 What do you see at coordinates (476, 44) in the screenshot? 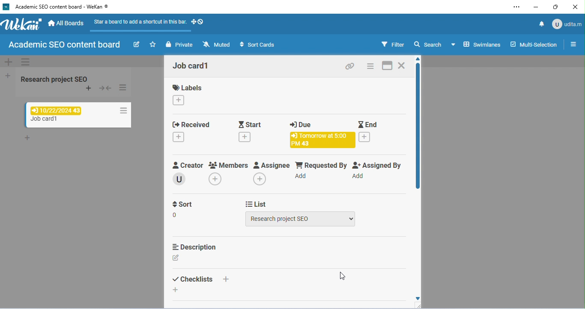
I see `board view` at bounding box center [476, 44].